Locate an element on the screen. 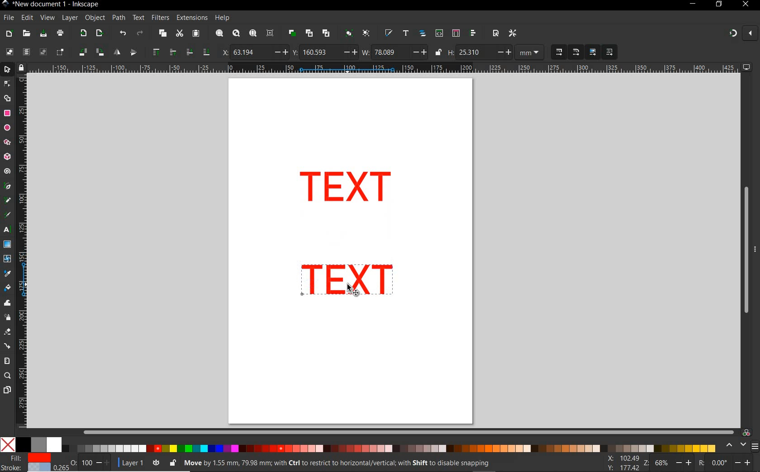 This screenshot has width=760, height=472. pages tool is located at coordinates (7, 390).